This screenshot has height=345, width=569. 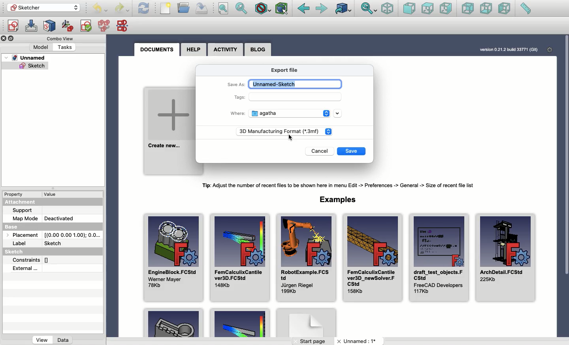 I want to click on Back, so click(x=303, y=9).